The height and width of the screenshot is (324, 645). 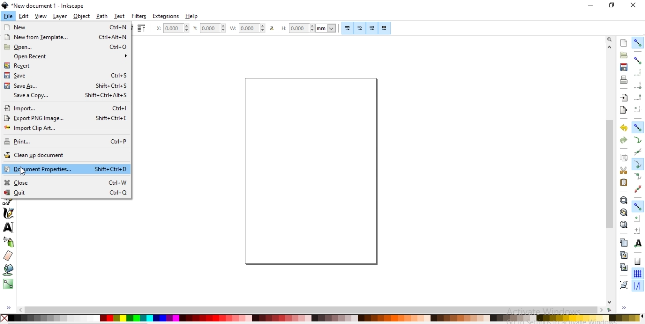 I want to click on enable snapping, so click(x=637, y=43).